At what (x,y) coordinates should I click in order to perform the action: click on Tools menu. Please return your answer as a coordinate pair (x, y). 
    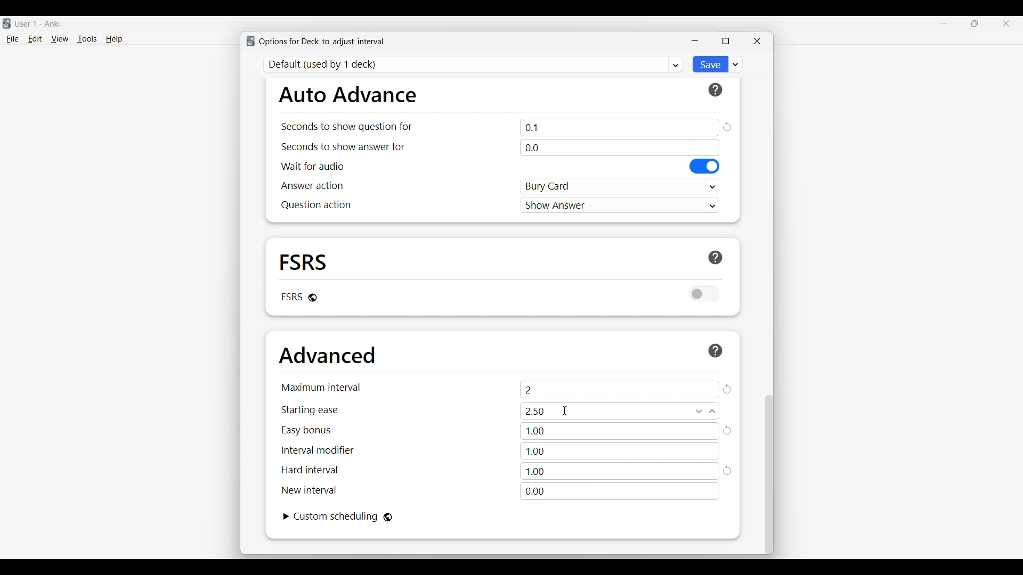
    Looking at the image, I should click on (87, 39).